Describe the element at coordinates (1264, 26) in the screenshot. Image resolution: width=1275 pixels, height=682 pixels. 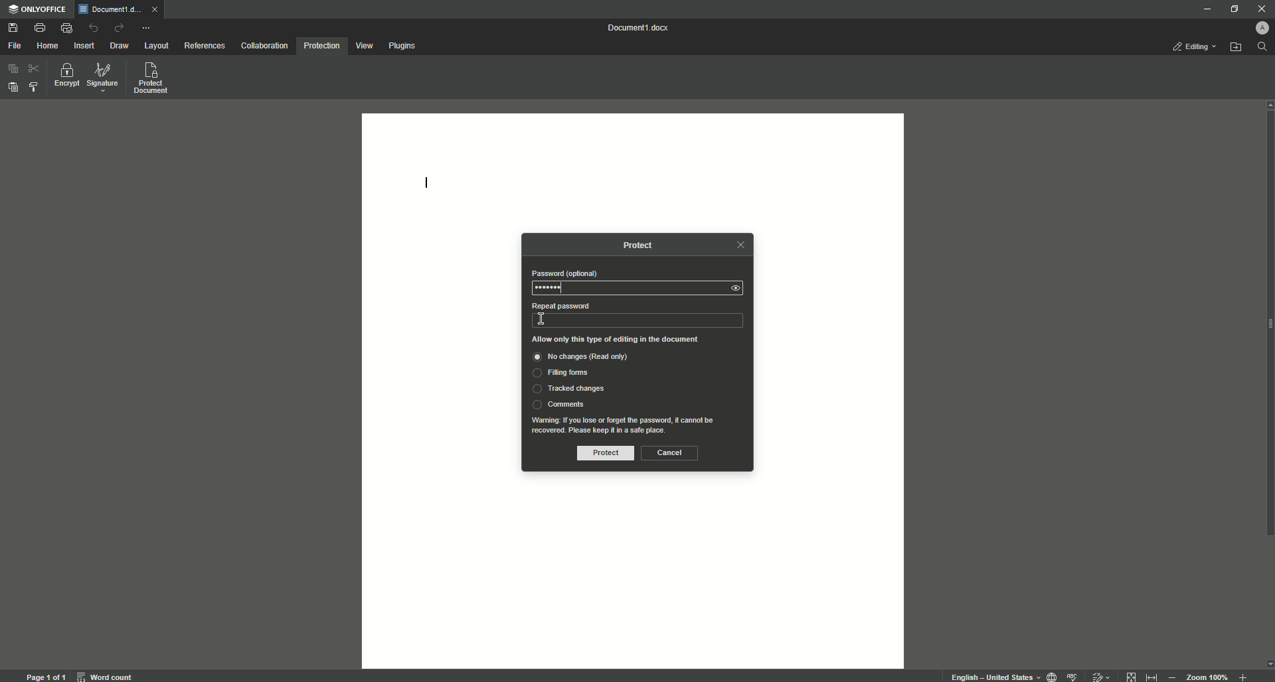
I see `Profile` at that location.